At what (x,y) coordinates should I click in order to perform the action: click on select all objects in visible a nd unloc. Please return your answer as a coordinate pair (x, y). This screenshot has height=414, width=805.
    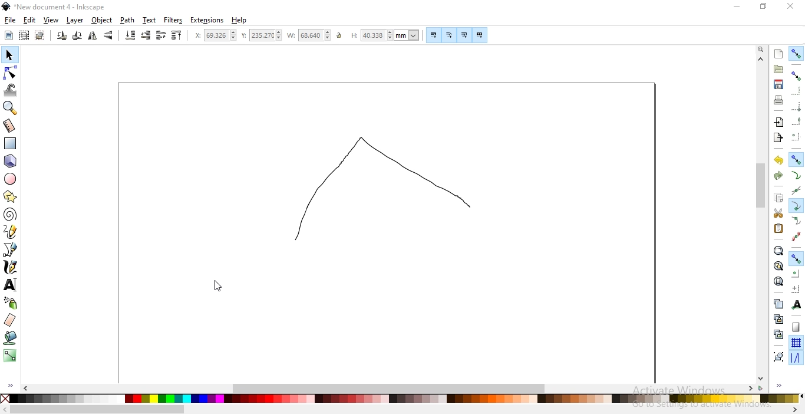
    Looking at the image, I should click on (24, 35).